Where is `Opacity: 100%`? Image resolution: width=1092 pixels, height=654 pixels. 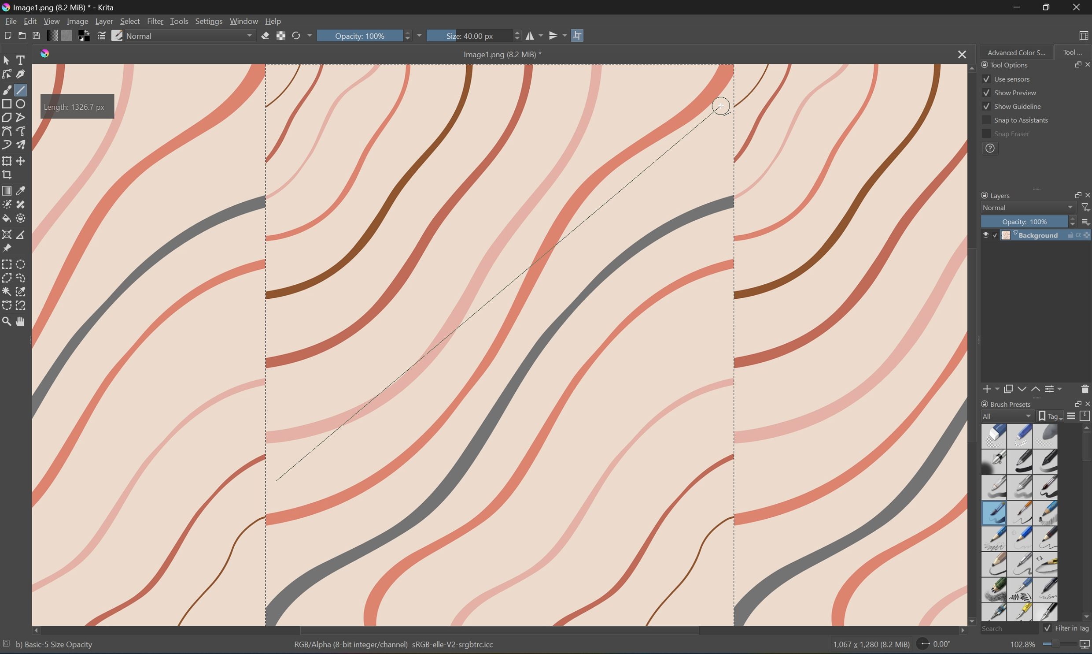
Opacity: 100% is located at coordinates (365, 36).